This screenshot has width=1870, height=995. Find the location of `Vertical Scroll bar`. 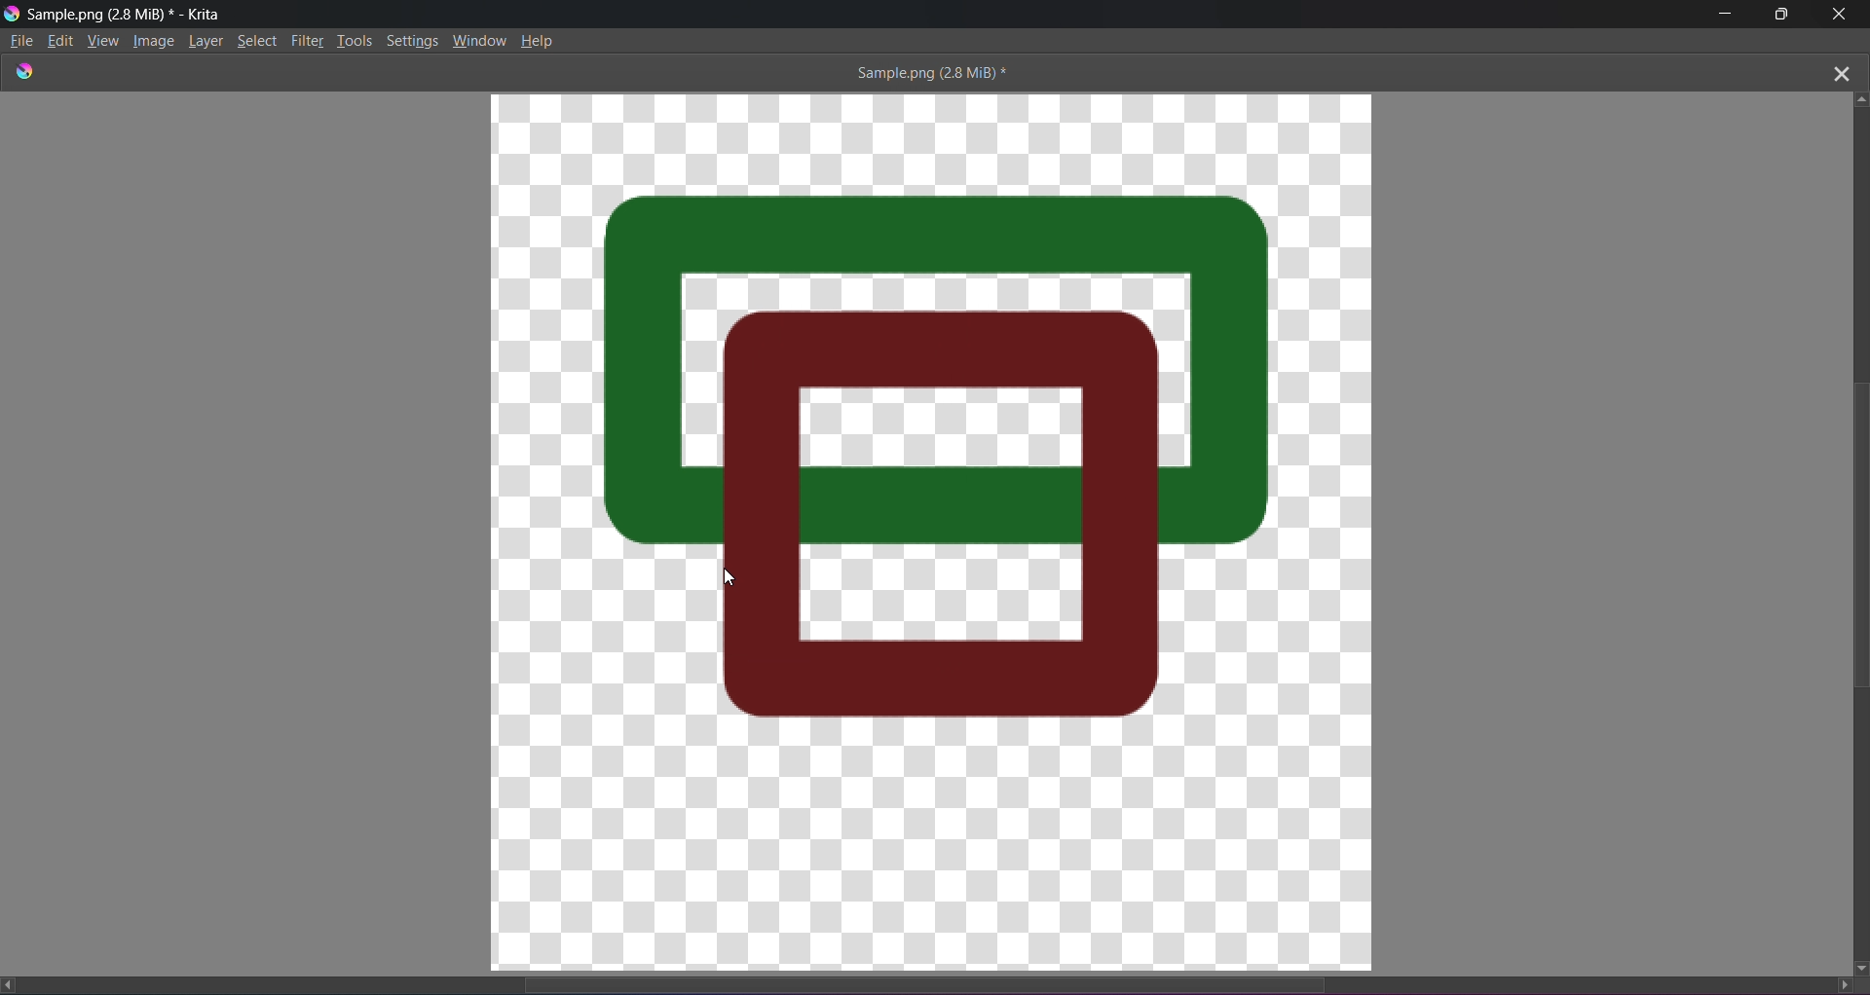

Vertical Scroll bar is located at coordinates (1848, 530).